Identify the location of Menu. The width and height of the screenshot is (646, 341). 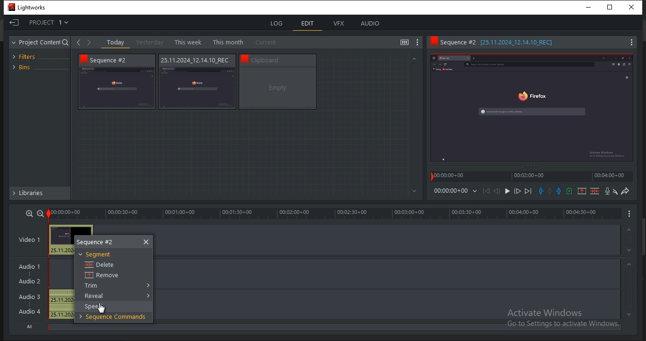
(630, 214).